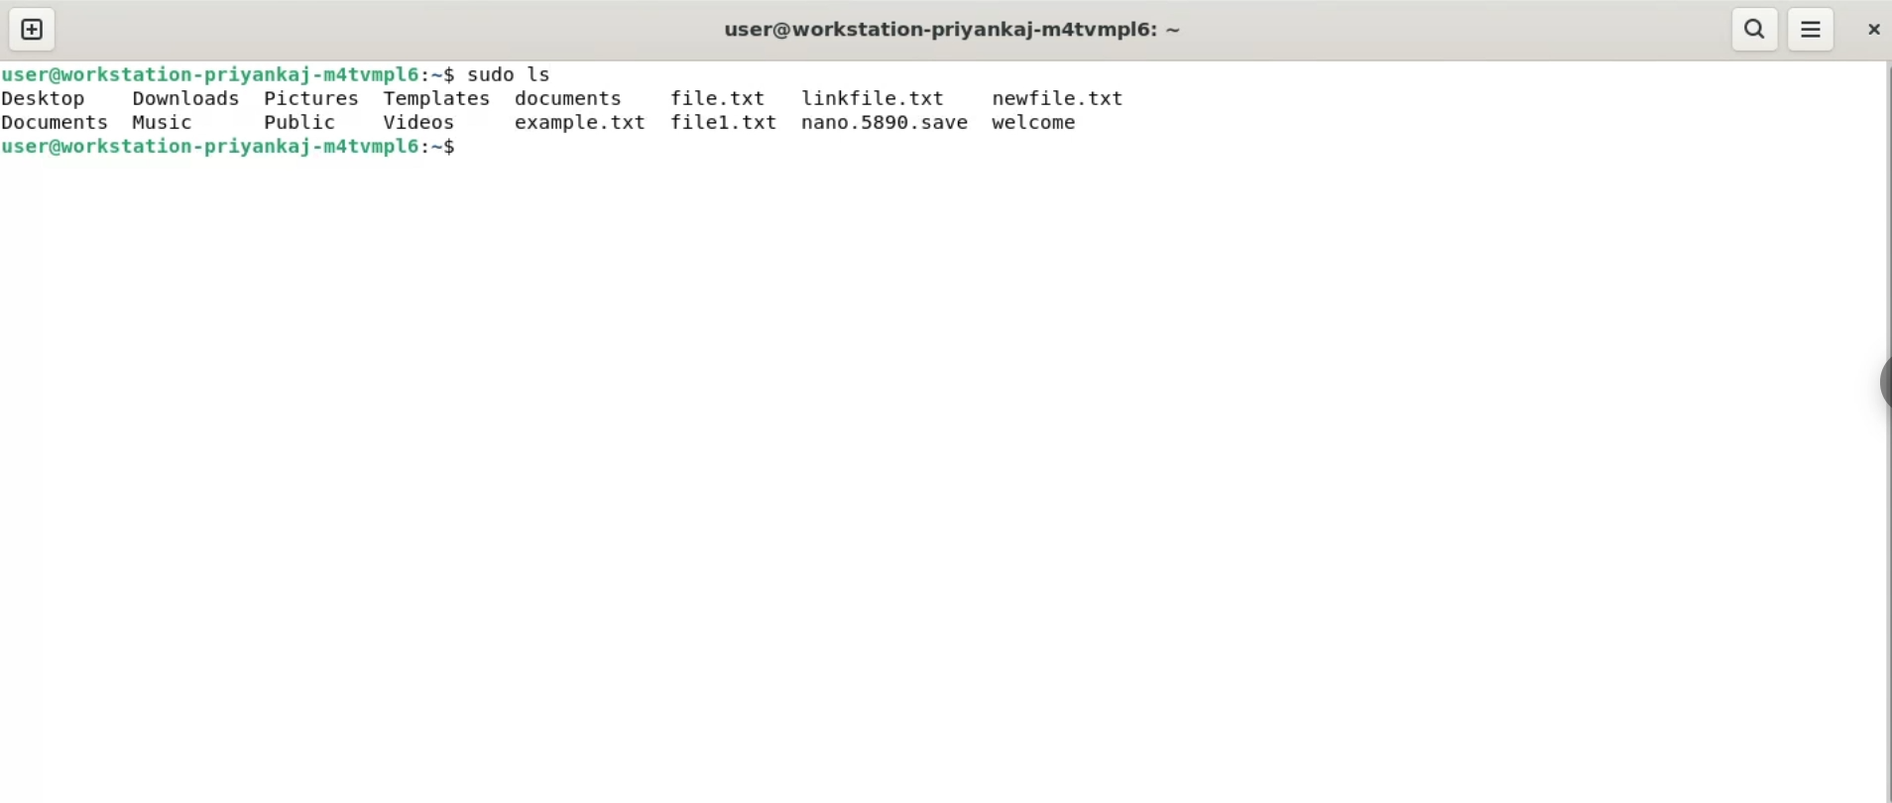  Describe the element at coordinates (48, 99) in the screenshot. I see `desktop` at that location.